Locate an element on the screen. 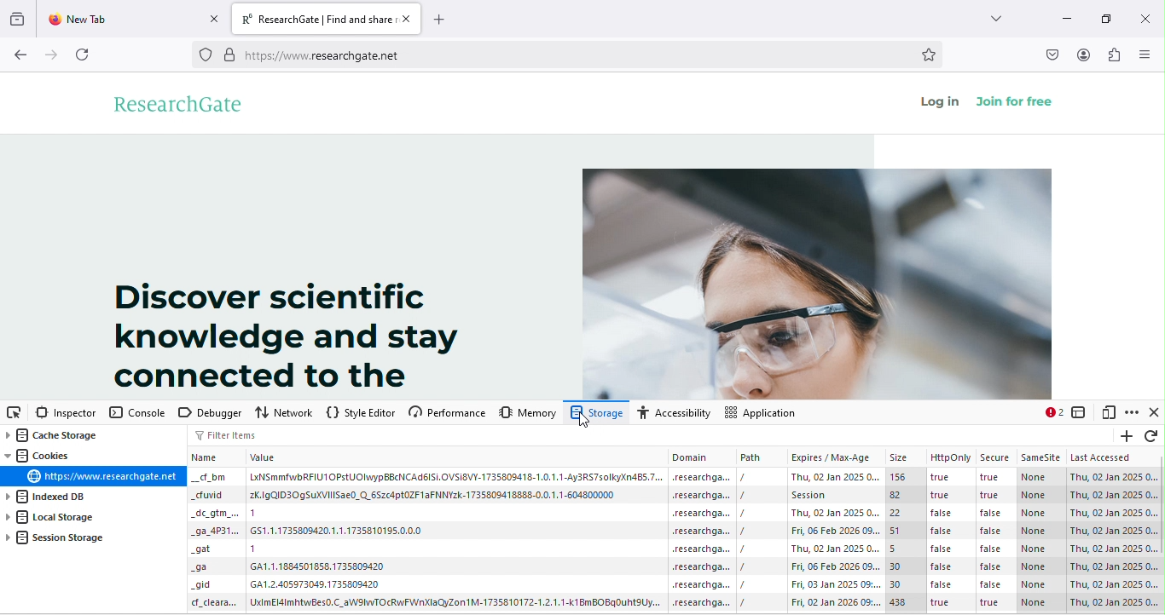 This screenshot has height=615, width=1165. / is located at coordinates (744, 478).